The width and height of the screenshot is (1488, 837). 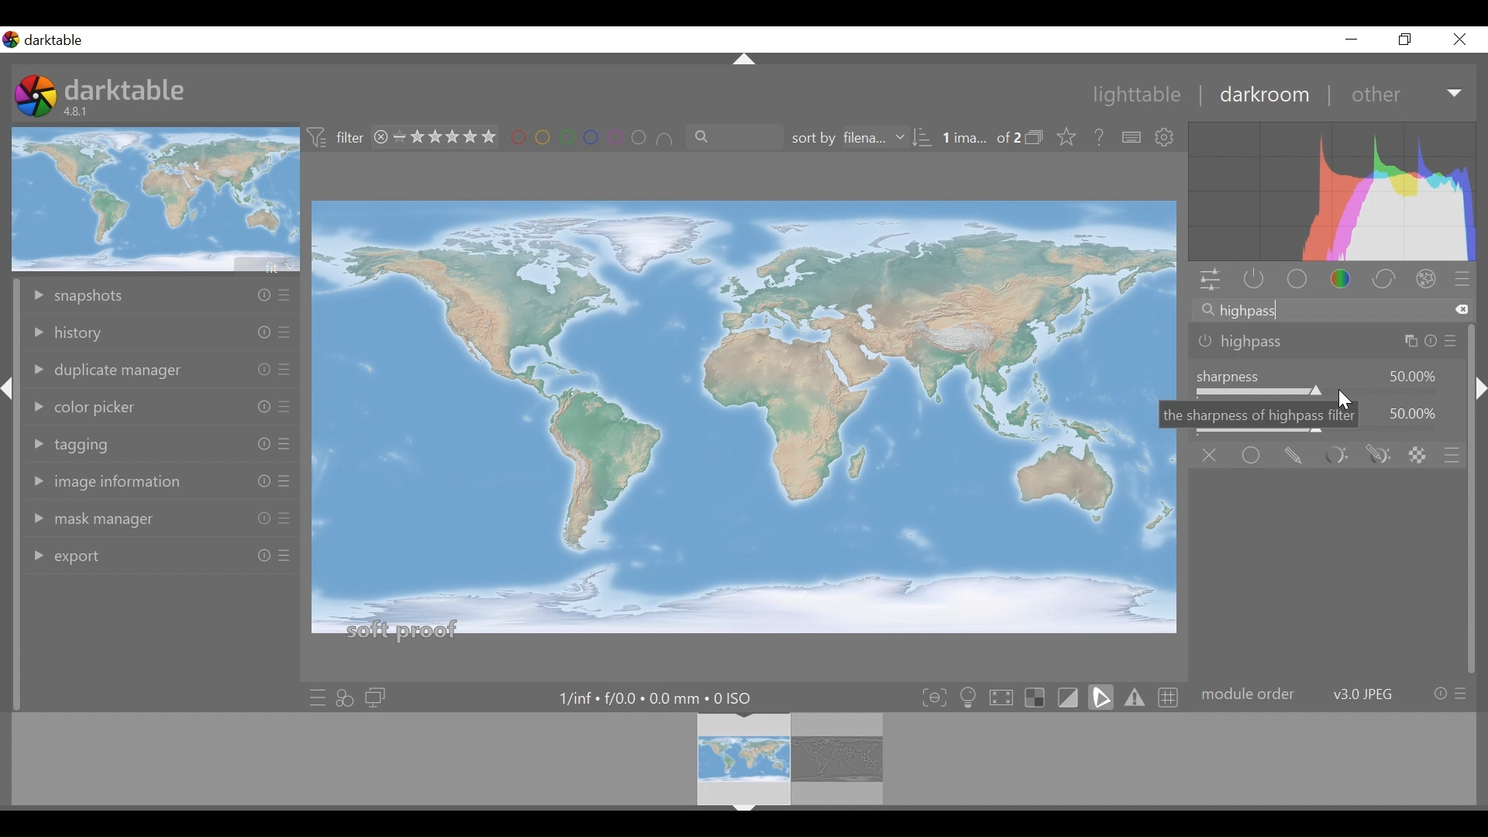 What do you see at coordinates (1231, 377) in the screenshot?
I see `sharpness` at bounding box center [1231, 377].